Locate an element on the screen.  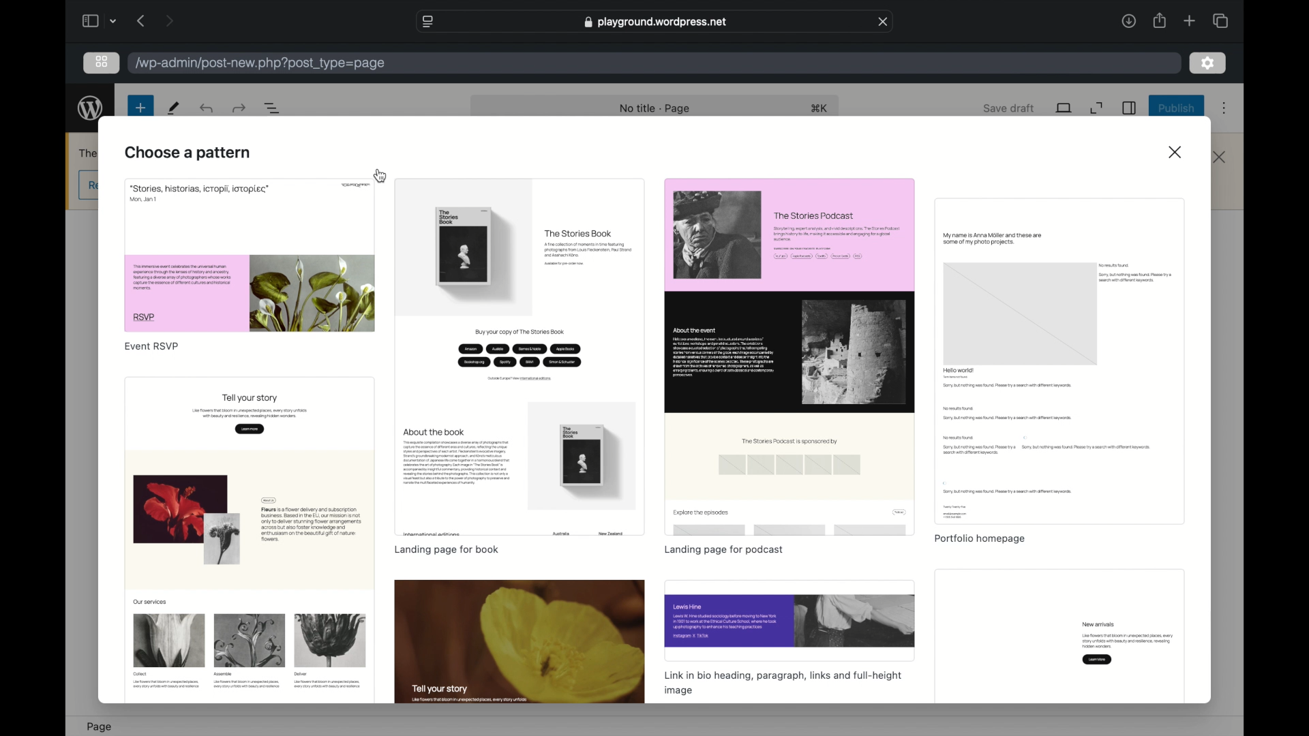
website settings is located at coordinates (427, 22).